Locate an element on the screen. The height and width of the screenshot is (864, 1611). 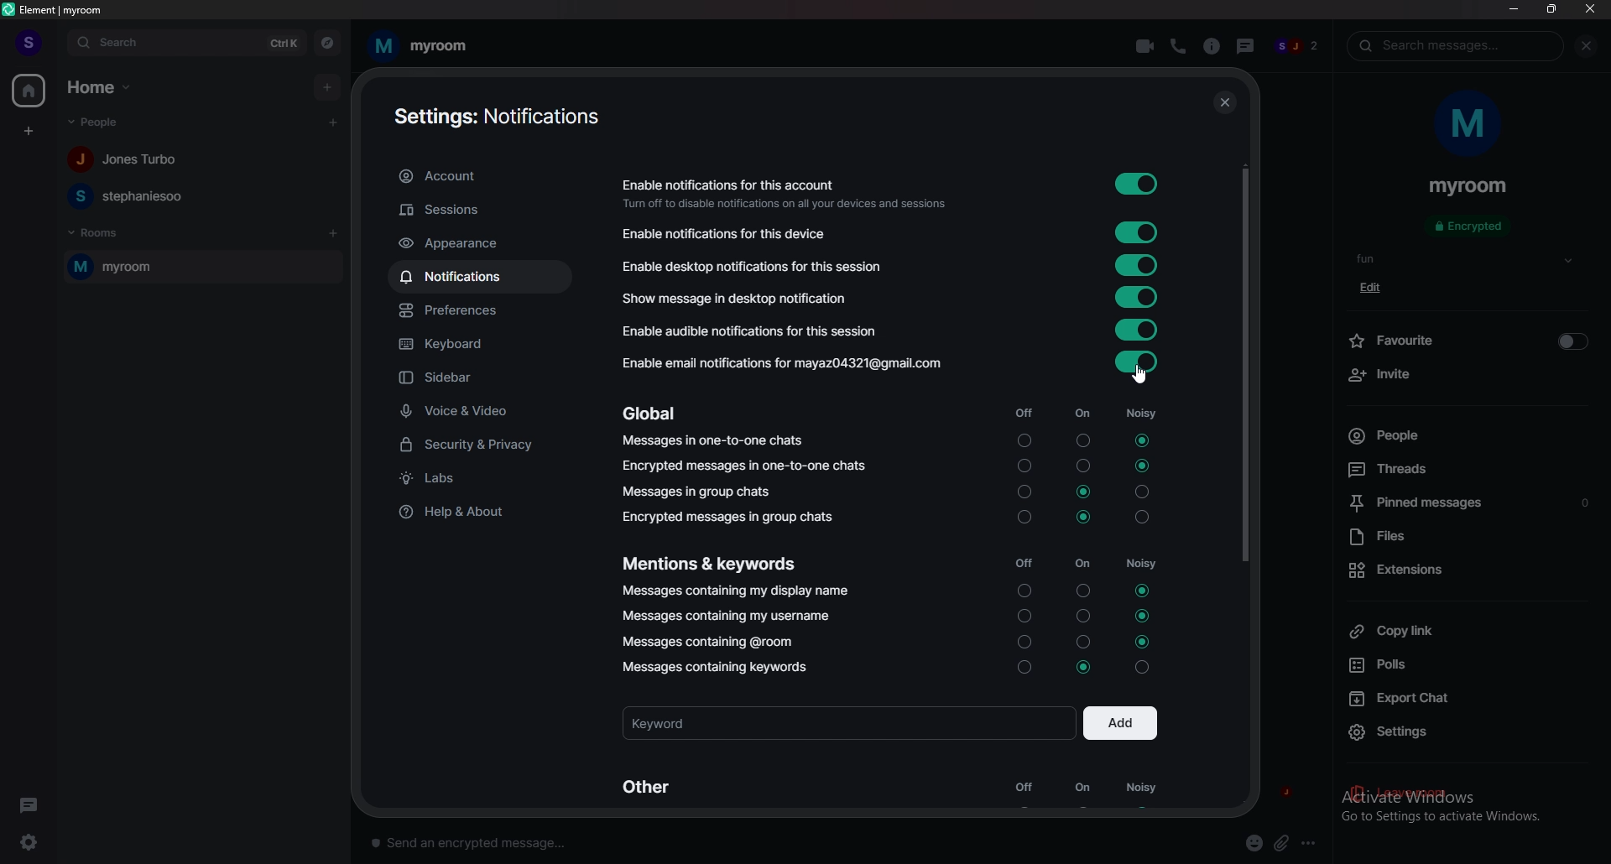
noisy is located at coordinates (1140, 792).